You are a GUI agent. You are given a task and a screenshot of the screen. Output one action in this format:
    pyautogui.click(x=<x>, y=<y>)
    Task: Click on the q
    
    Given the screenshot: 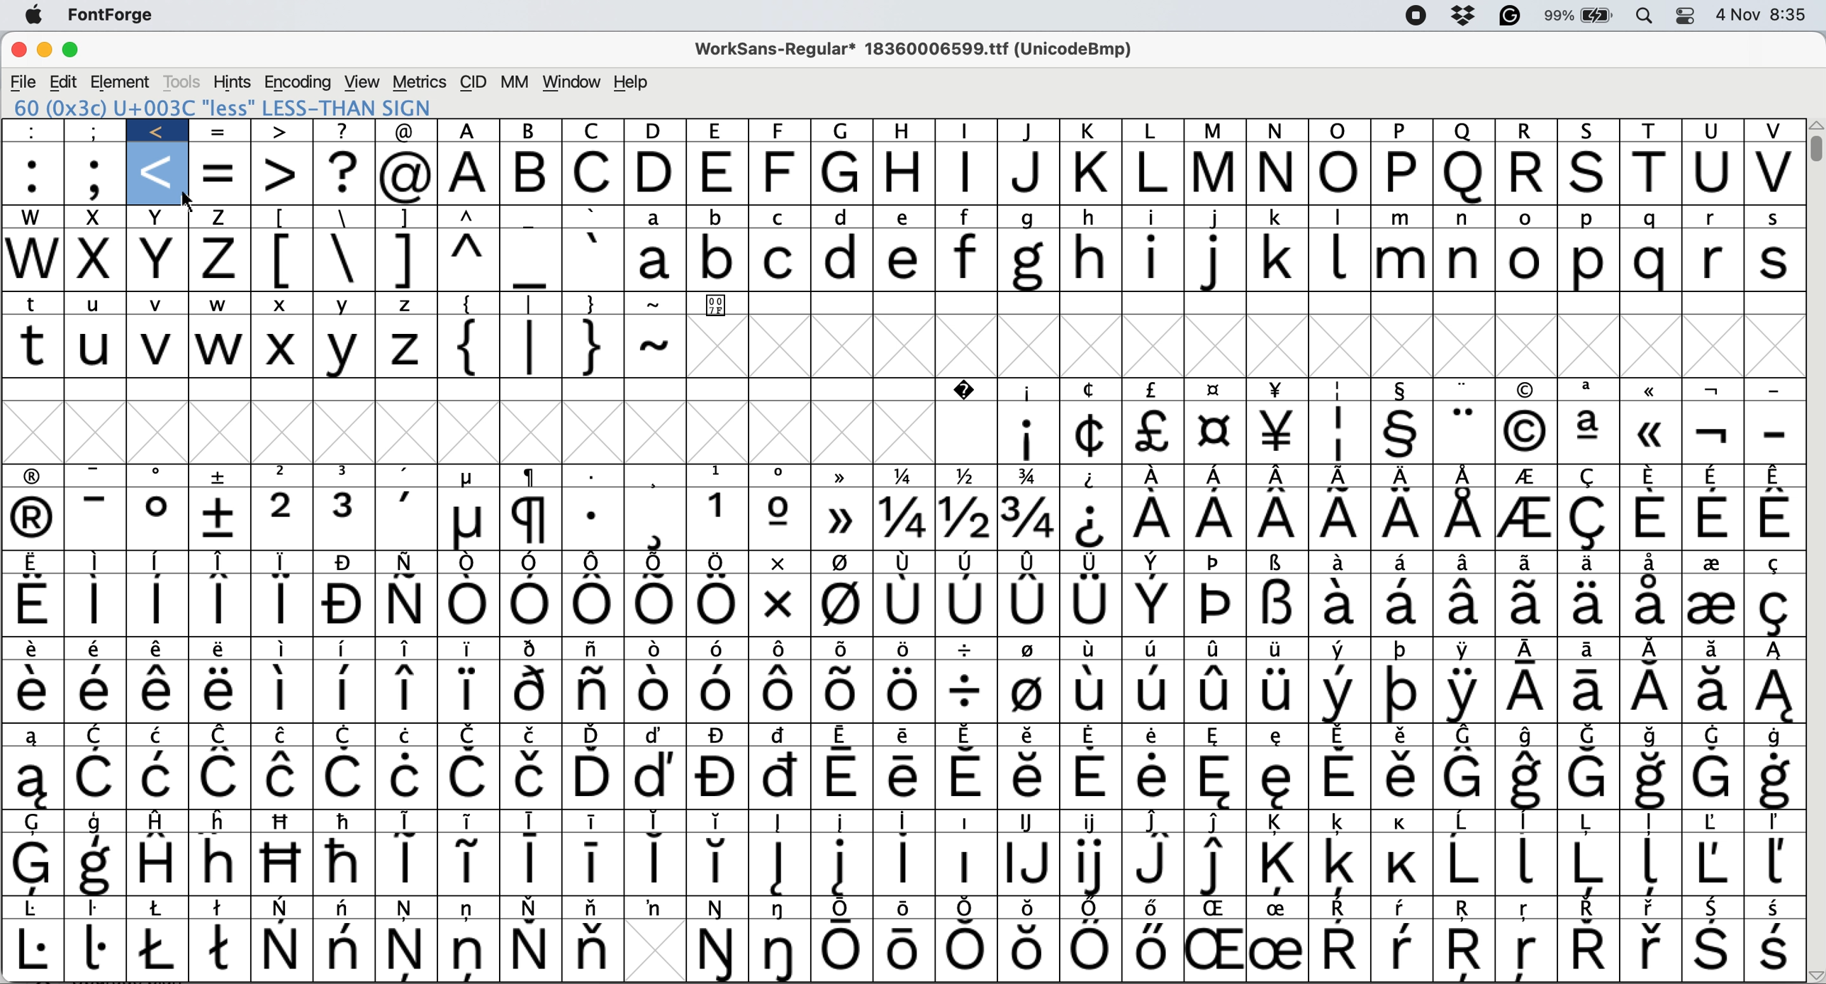 What is the action you would take?
    pyautogui.click(x=1652, y=260)
    